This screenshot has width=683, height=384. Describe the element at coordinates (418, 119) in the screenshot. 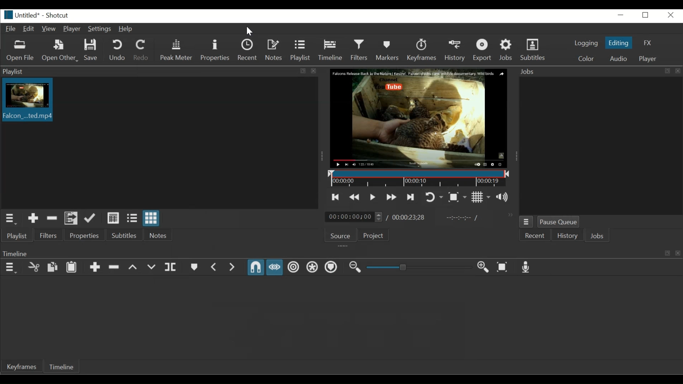

I see `Falcon Release Back to the Nature | Kestrel. Falcon chicks care wildlife documentary. Wild Birds. Channel. You tube(Media Viewer)` at that location.